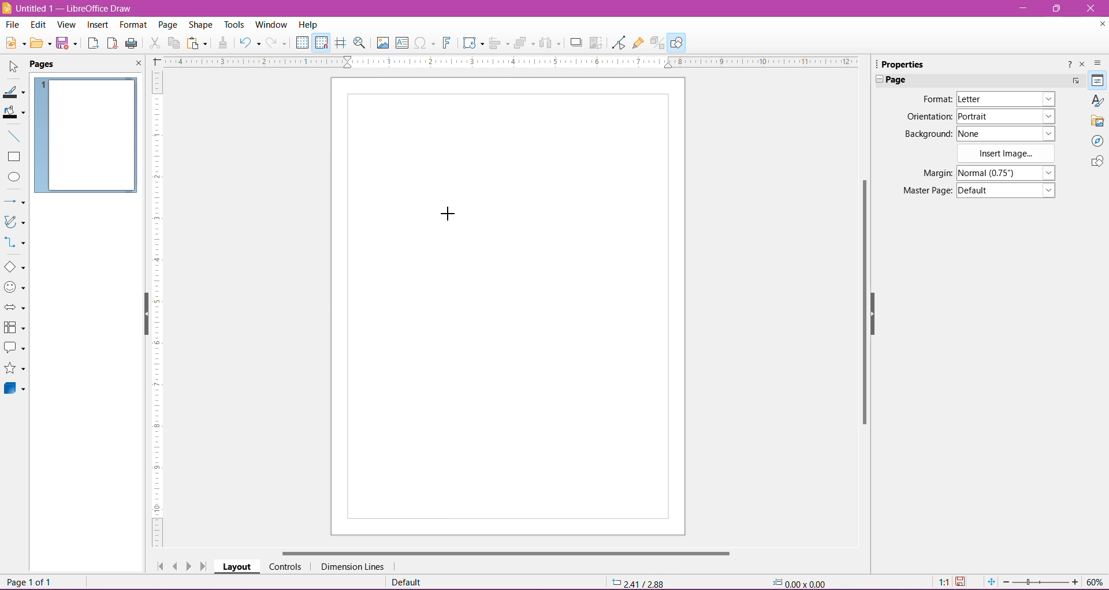 The width and height of the screenshot is (1109, 590). What do you see at coordinates (200, 26) in the screenshot?
I see `Shape` at bounding box center [200, 26].